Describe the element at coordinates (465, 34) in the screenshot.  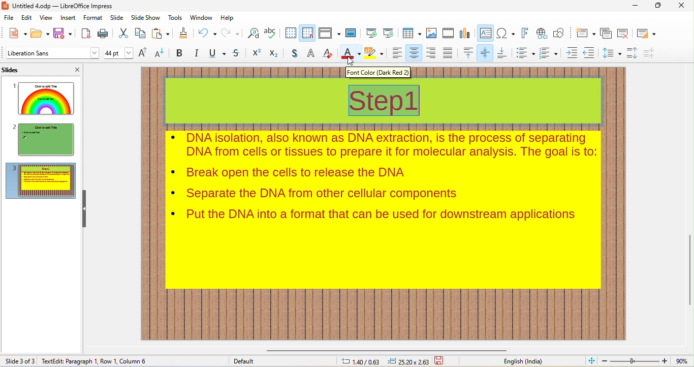
I see `chart` at that location.